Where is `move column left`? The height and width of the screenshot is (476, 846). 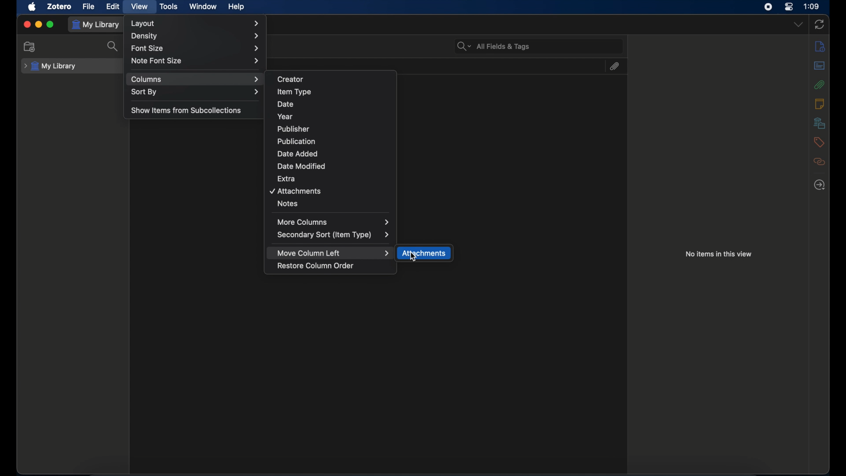
move column left is located at coordinates (333, 253).